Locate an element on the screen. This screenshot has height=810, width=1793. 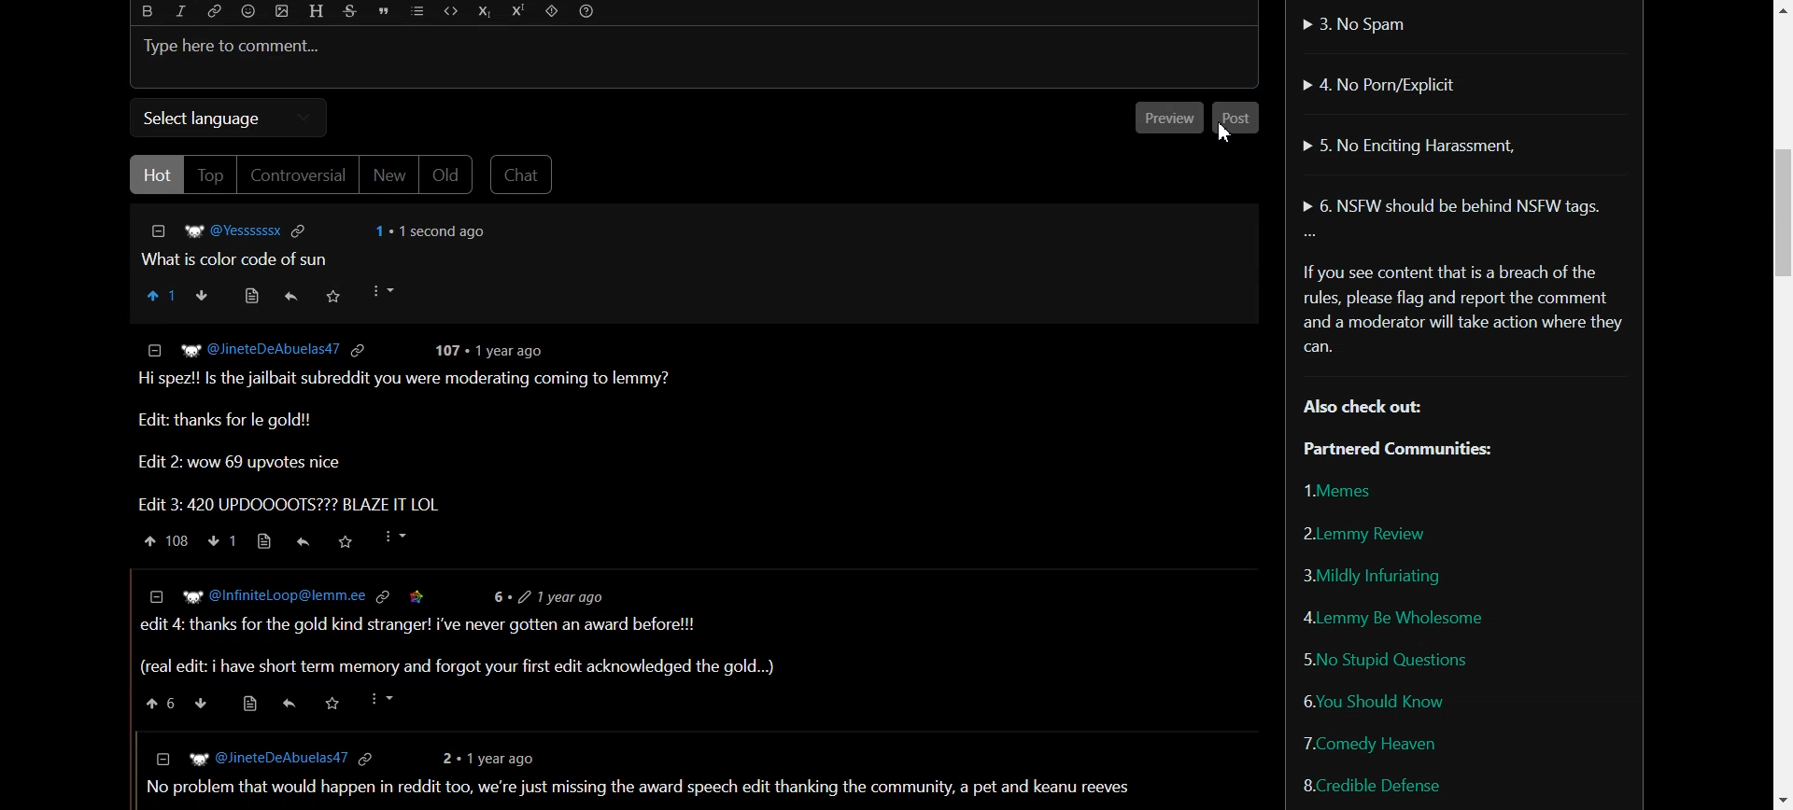
You Should Know is located at coordinates (1375, 700).